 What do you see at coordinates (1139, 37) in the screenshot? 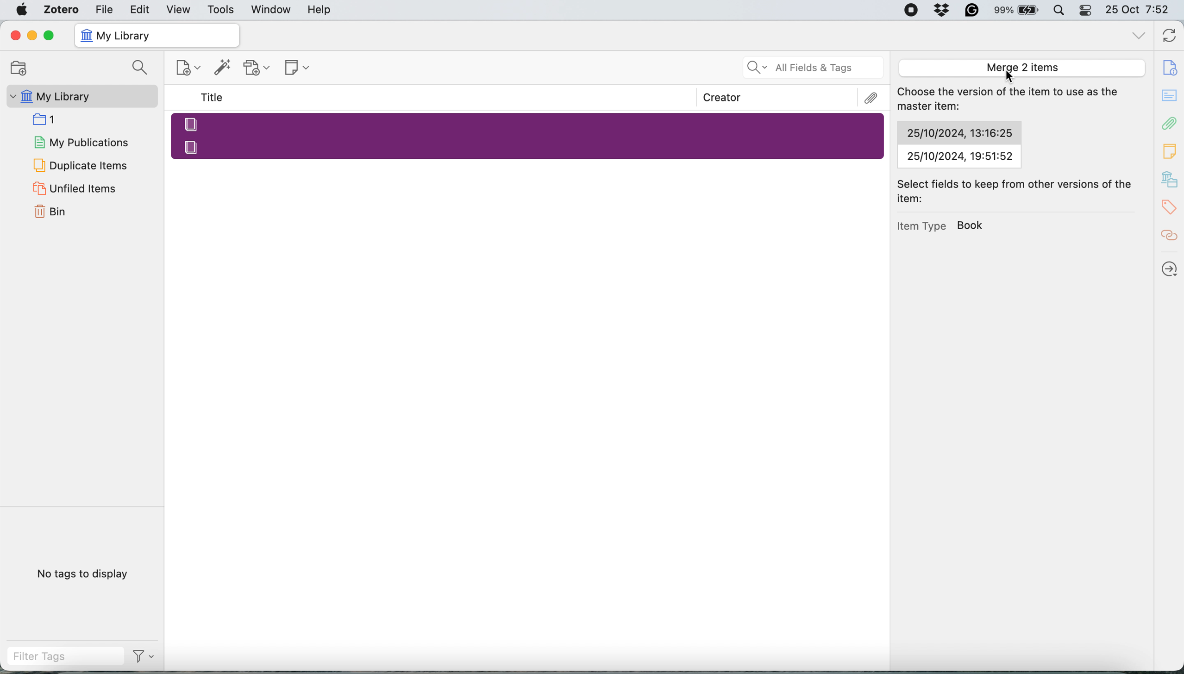
I see `list all tabs` at bounding box center [1139, 37].